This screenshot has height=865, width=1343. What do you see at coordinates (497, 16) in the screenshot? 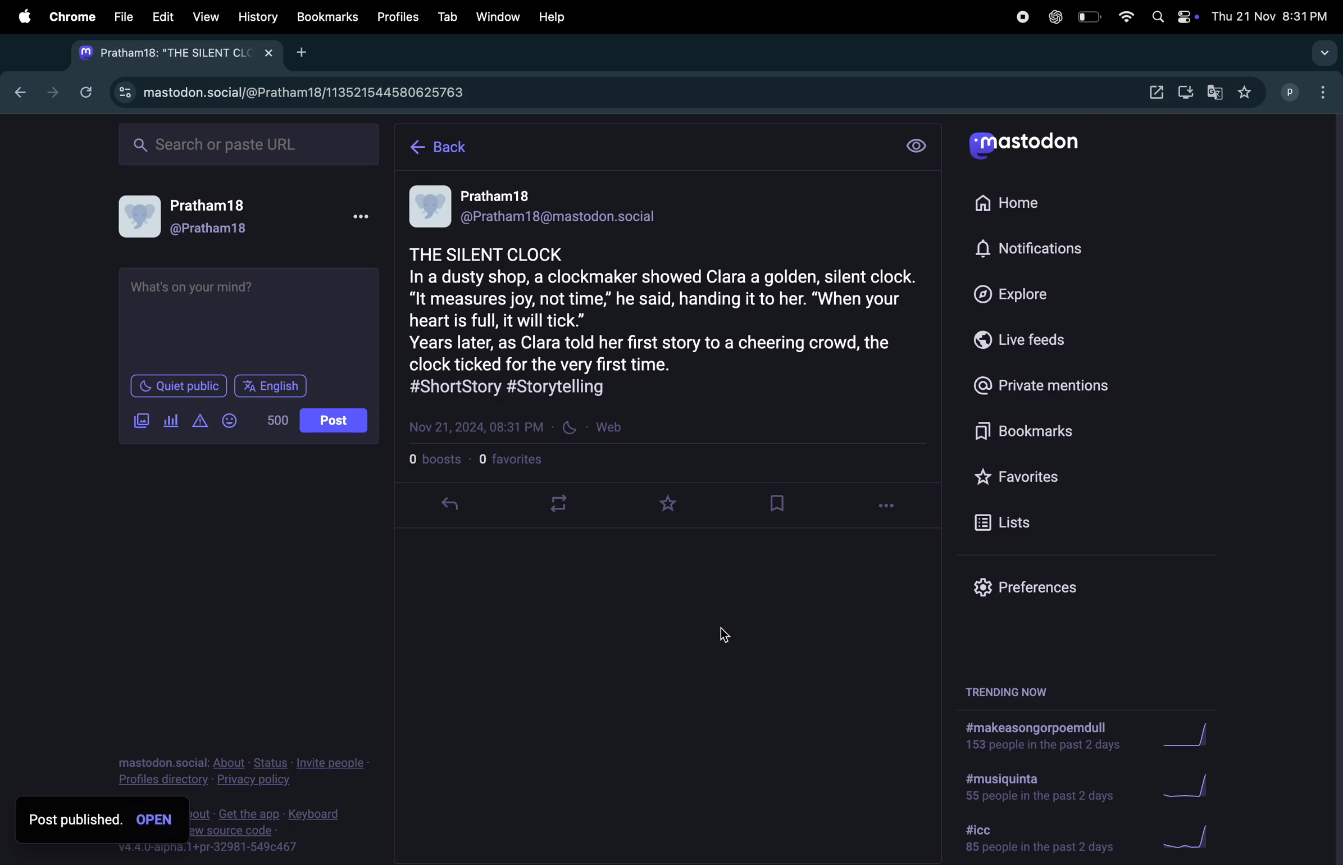
I see `window` at bounding box center [497, 16].